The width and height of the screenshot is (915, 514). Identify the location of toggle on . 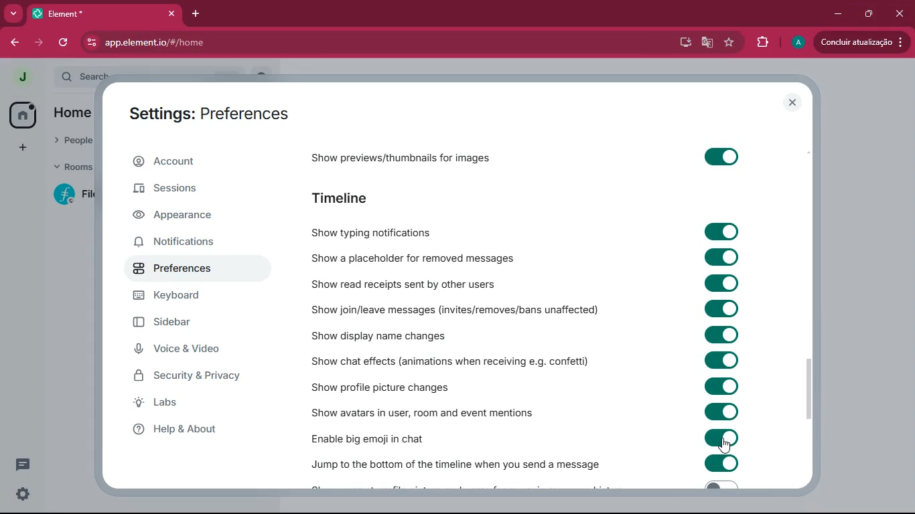
(721, 258).